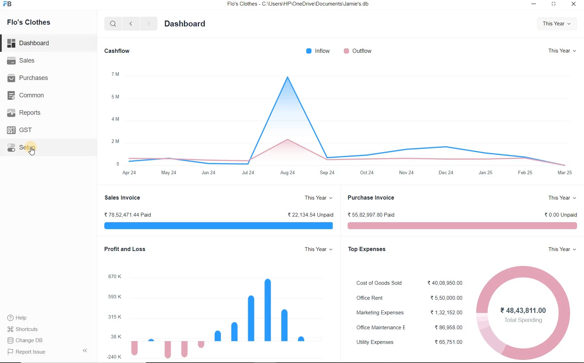 The height and width of the screenshot is (363, 584). Describe the element at coordinates (114, 276) in the screenshot. I see `870K` at that location.